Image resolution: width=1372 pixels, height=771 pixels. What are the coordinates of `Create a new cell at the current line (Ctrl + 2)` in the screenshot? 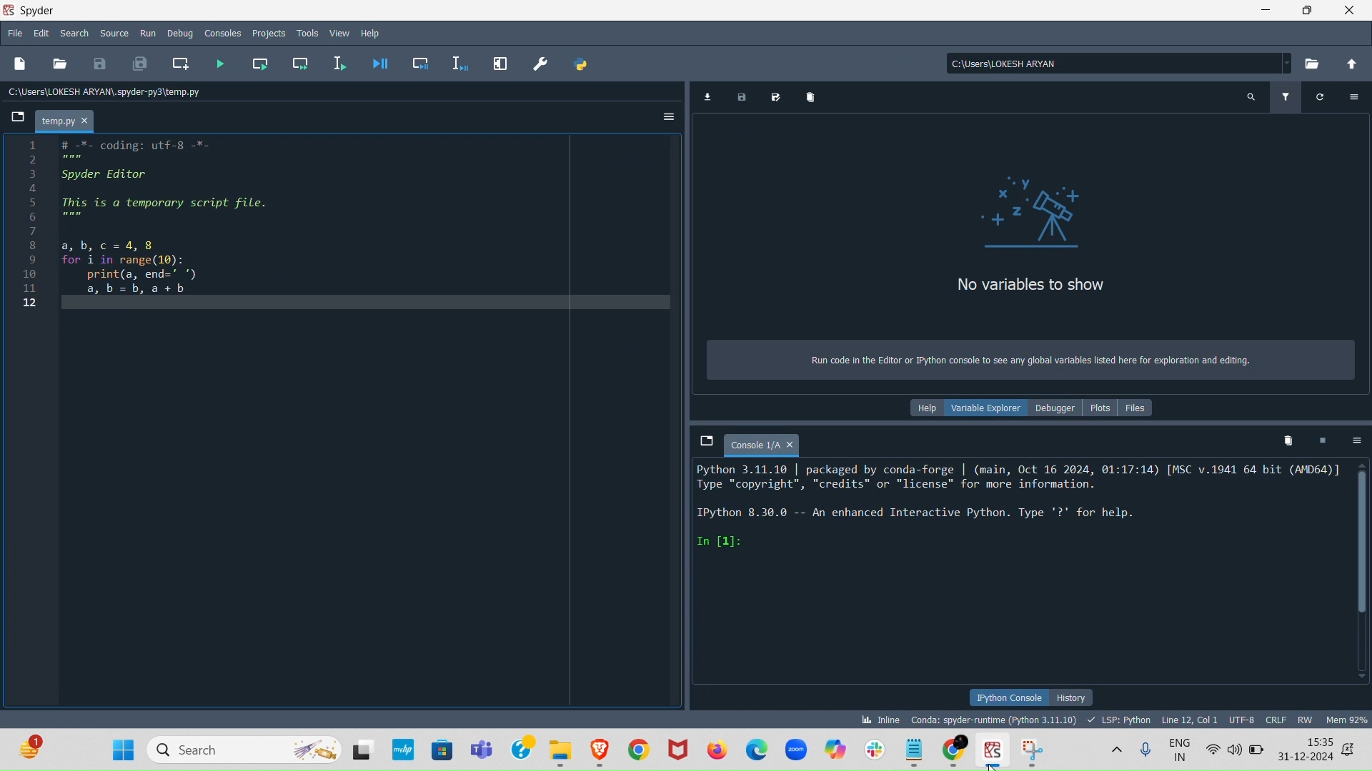 It's located at (181, 62).